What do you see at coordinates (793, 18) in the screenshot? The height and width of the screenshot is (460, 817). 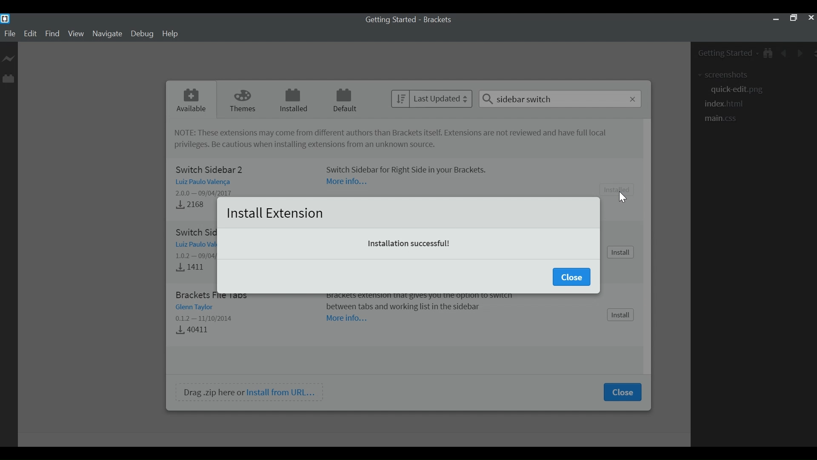 I see `Restore` at bounding box center [793, 18].